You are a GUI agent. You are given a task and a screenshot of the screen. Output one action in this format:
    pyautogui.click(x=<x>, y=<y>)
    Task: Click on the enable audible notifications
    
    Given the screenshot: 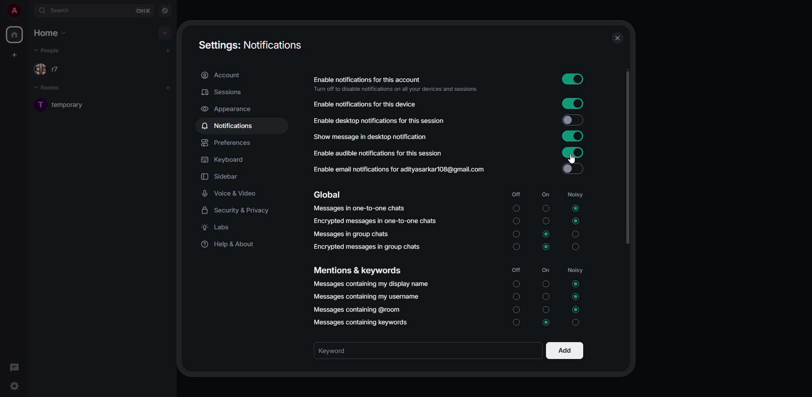 What is the action you would take?
    pyautogui.click(x=379, y=152)
    